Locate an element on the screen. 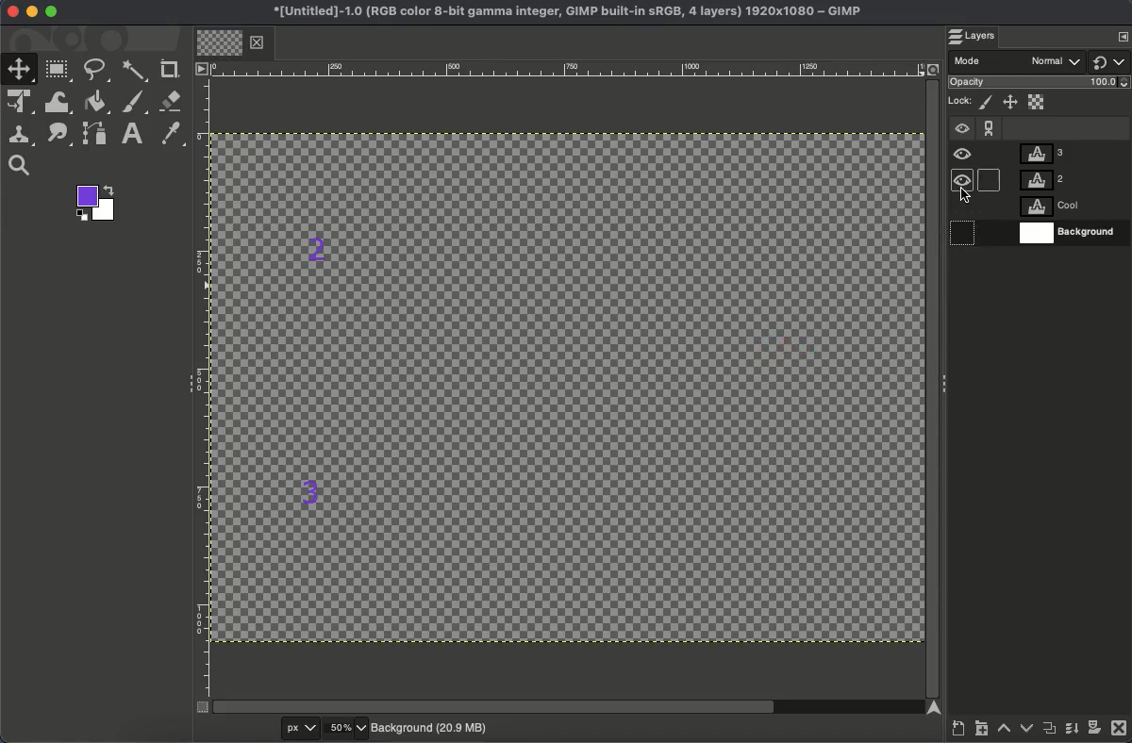  Lower layer is located at coordinates (1025, 731).